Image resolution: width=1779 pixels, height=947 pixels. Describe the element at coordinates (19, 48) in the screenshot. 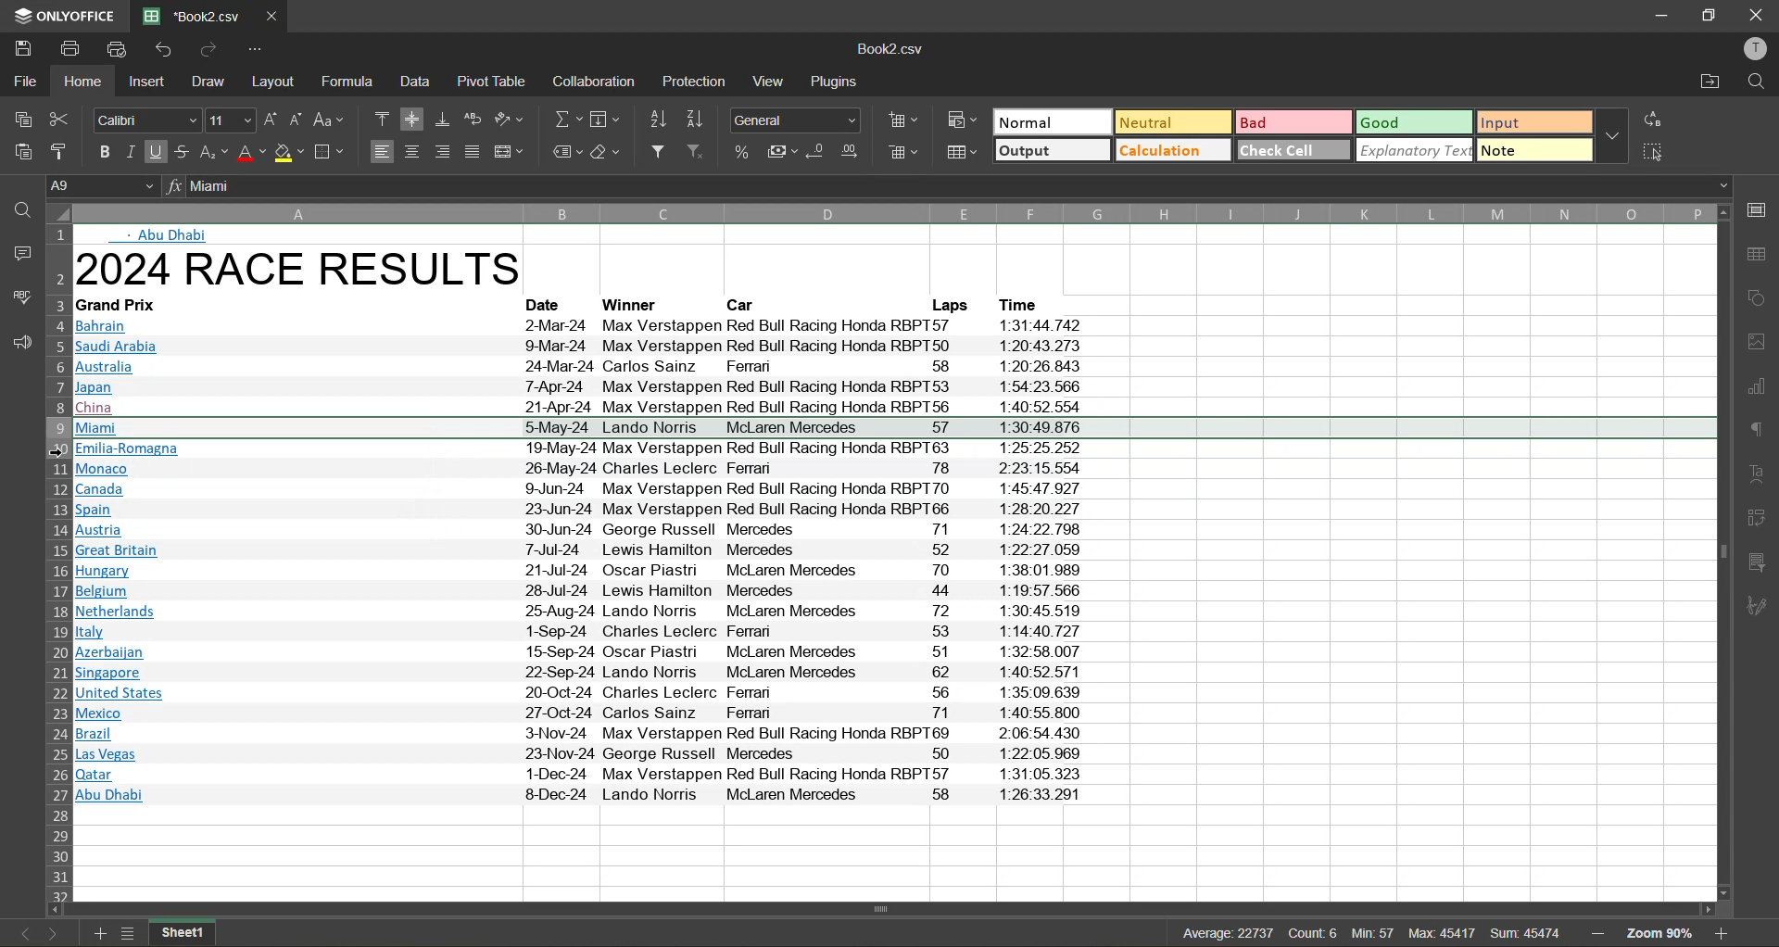

I see `save` at that location.